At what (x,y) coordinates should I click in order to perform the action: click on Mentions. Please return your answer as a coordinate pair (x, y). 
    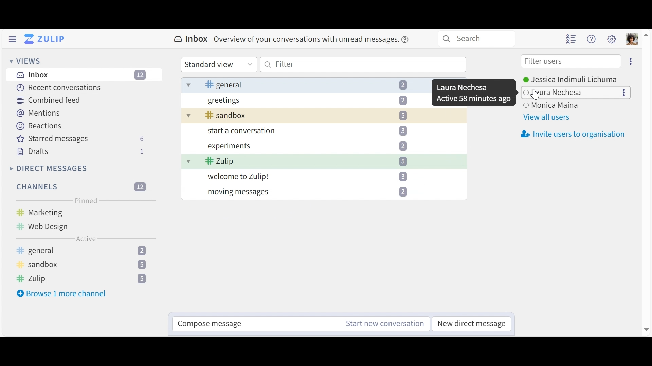
    Looking at the image, I should click on (37, 113).